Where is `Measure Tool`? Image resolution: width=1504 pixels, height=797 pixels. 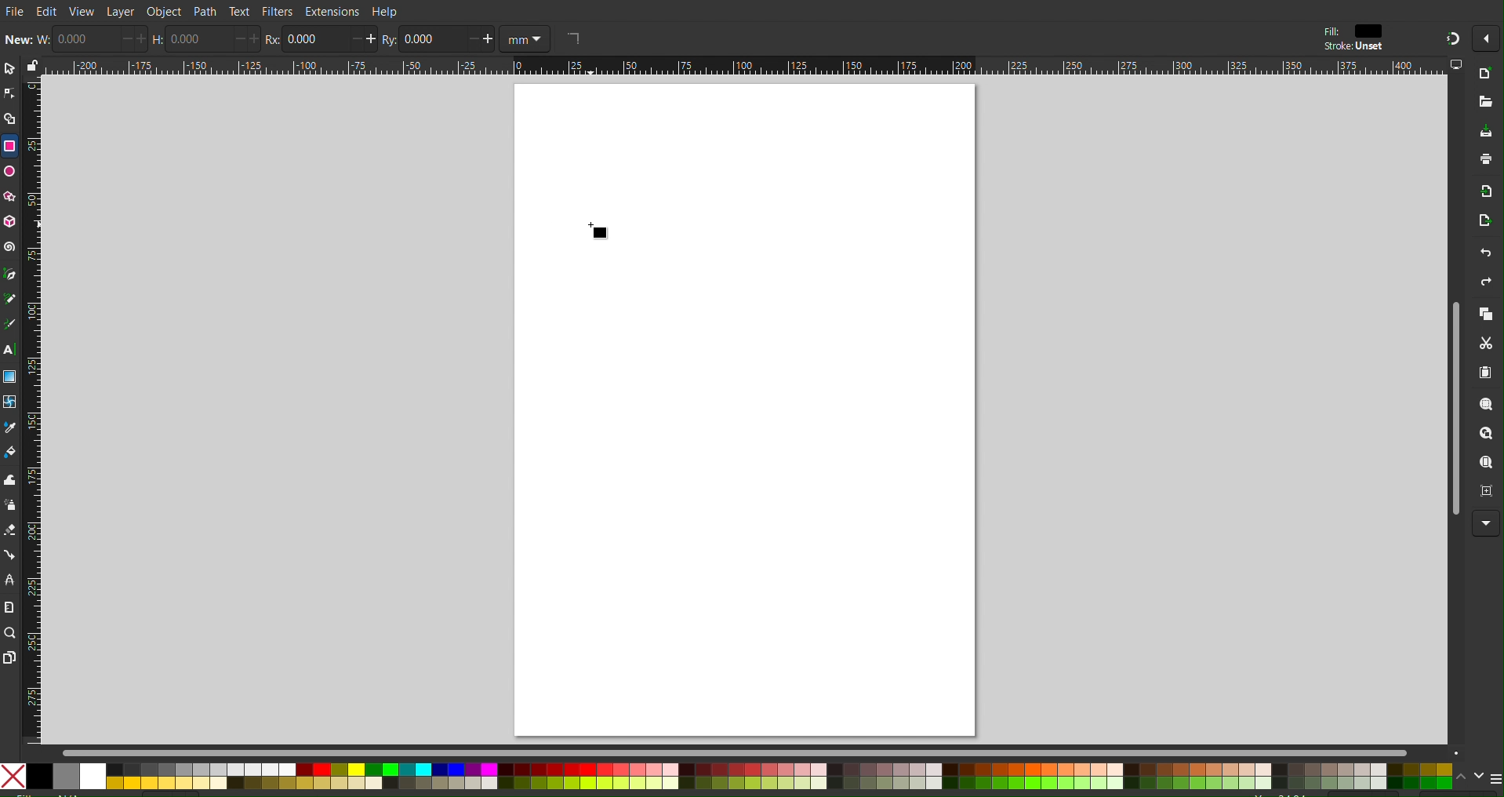
Measure Tool is located at coordinates (9, 607).